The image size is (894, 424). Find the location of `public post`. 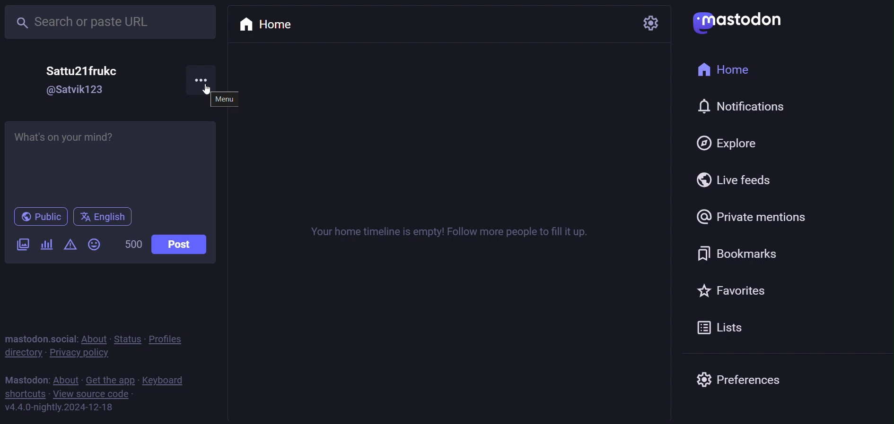

public post is located at coordinates (38, 216).